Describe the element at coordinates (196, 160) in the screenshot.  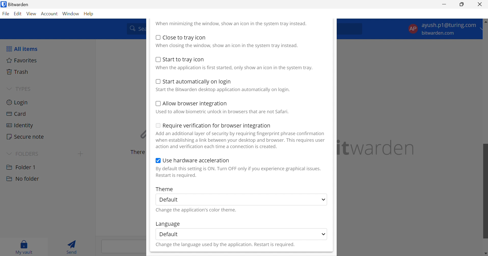
I see `Use hardware acceleration` at that location.